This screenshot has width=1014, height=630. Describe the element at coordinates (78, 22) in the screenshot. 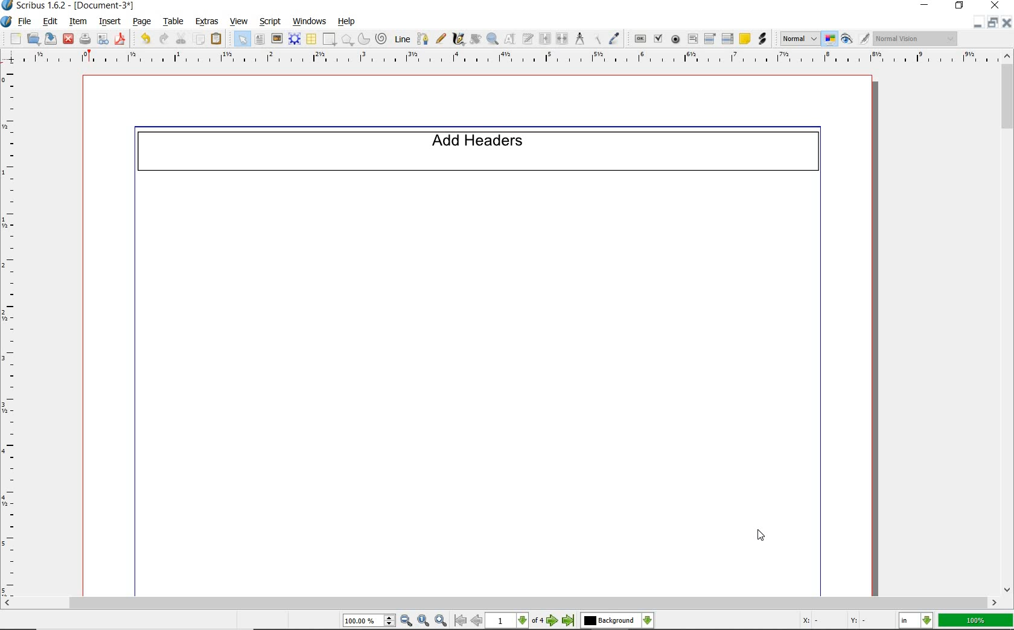

I see `item` at that location.